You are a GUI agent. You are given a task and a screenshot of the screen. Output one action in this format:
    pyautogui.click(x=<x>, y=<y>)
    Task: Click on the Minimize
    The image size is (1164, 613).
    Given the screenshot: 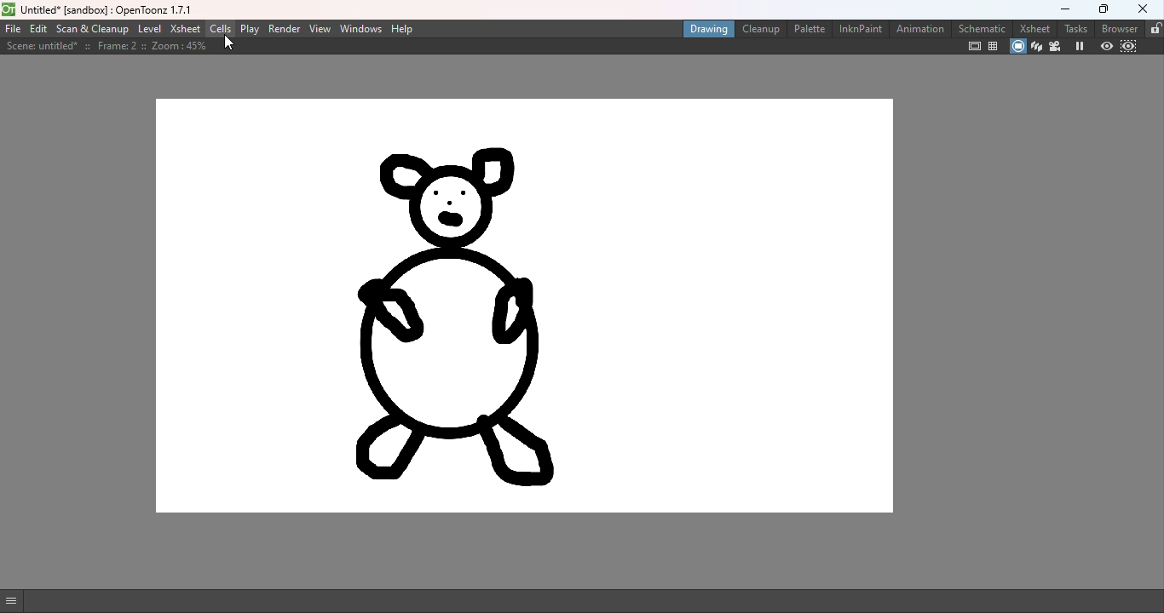 What is the action you would take?
    pyautogui.click(x=1065, y=8)
    